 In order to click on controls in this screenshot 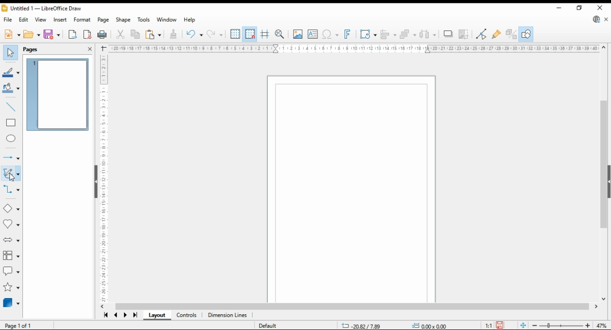, I will do `click(187, 315)`.